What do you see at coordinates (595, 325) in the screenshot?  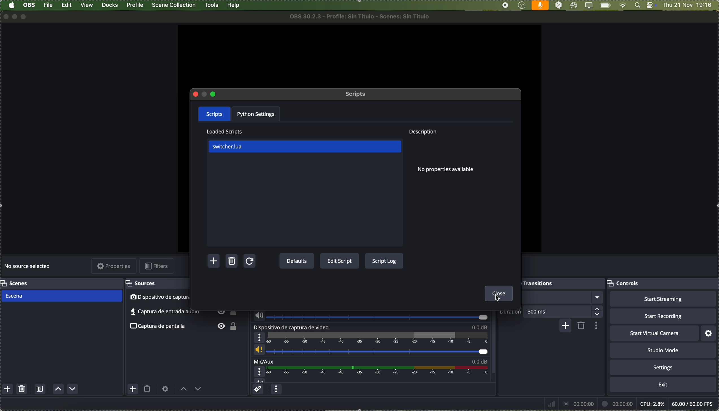 I see `transition properties` at bounding box center [595, 325].